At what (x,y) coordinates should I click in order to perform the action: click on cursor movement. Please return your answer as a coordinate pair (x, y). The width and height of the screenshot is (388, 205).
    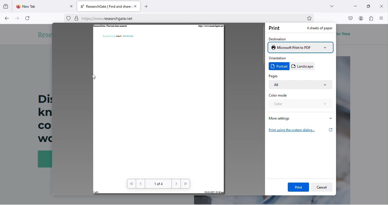
    Looking at the image, I should click on (95, 77).